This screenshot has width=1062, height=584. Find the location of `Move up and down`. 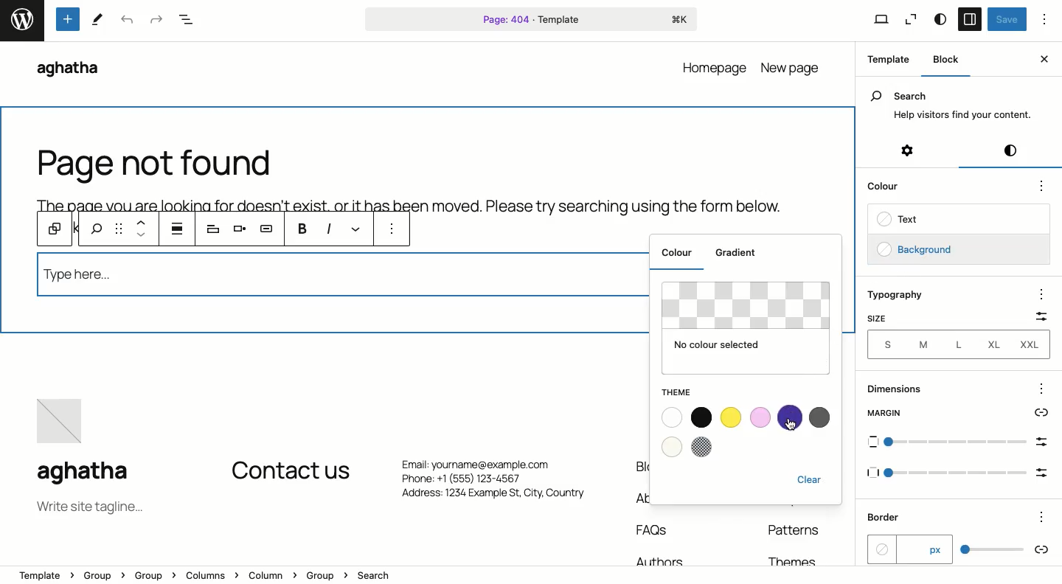

Move up and down is located at coordinates (140, 231).